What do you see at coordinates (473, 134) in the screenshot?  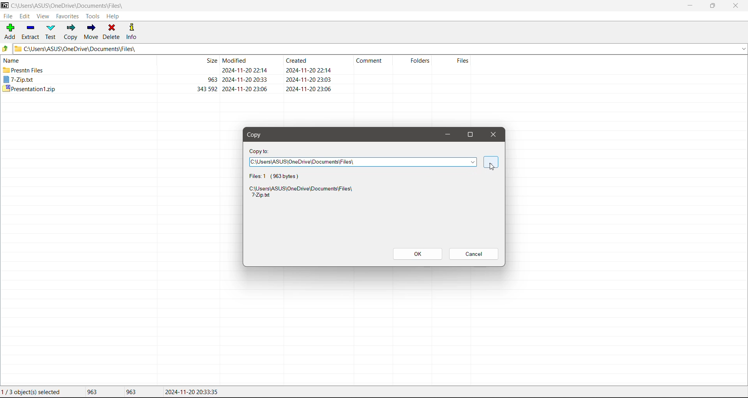 I see `Maximize` at bounding box center [473, 134].